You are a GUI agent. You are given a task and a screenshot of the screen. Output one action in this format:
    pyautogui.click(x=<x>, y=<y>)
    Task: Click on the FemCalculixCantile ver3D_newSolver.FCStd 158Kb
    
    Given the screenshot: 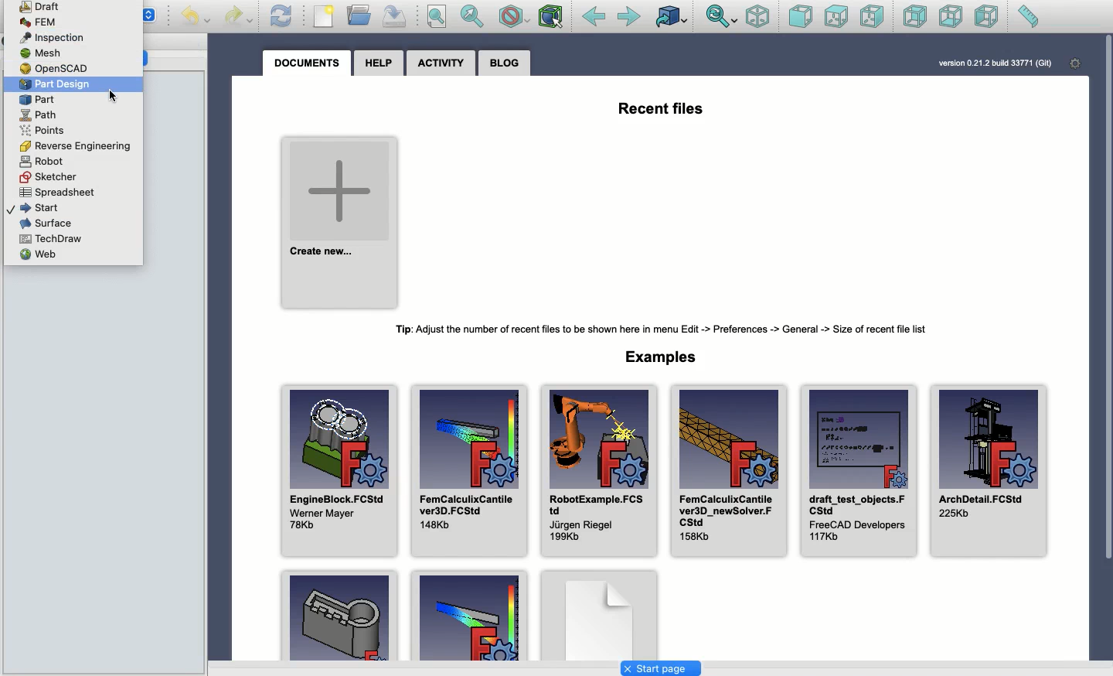 What is the action you would take?
    pyautogui.click(x=727, y=471)
    